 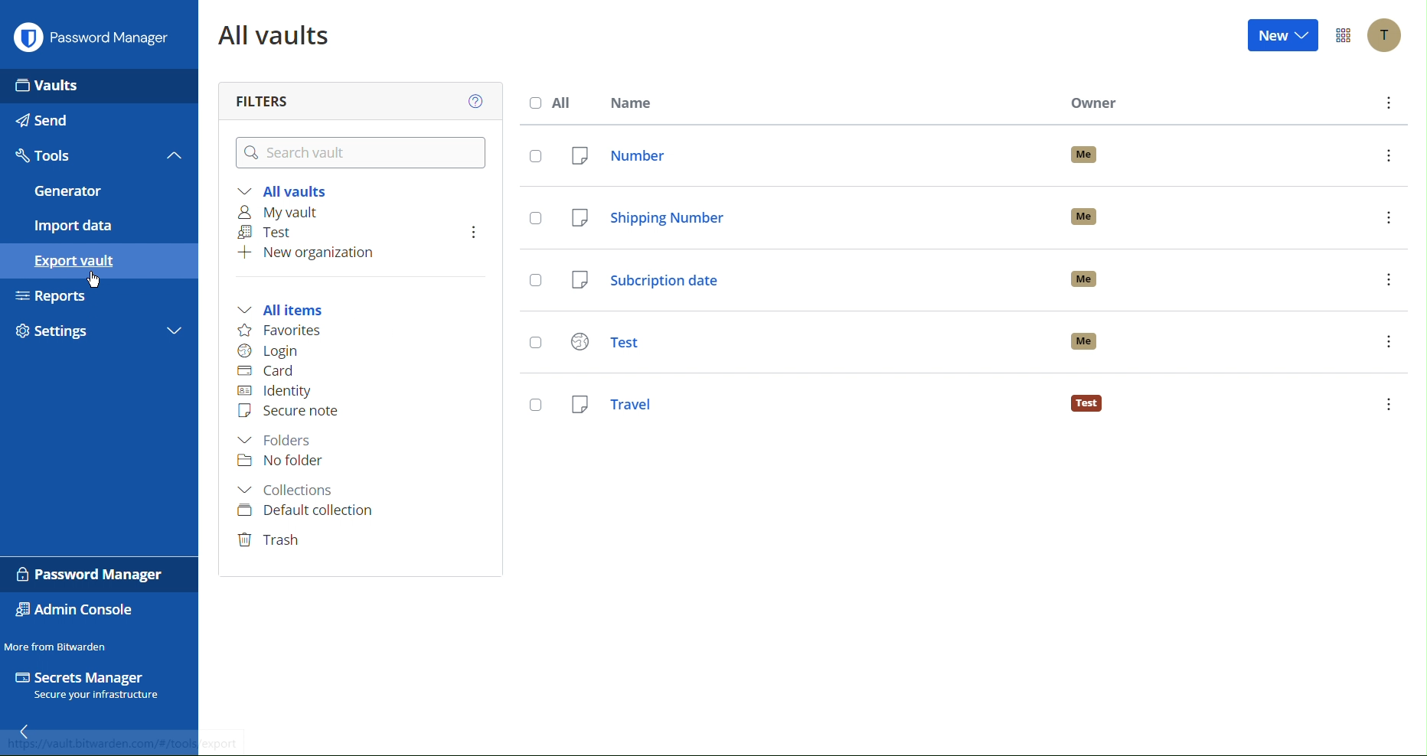 What do you see at coordinates (267, 232) in the screenshot?
I see `Test` at bounding box center [267, 232].